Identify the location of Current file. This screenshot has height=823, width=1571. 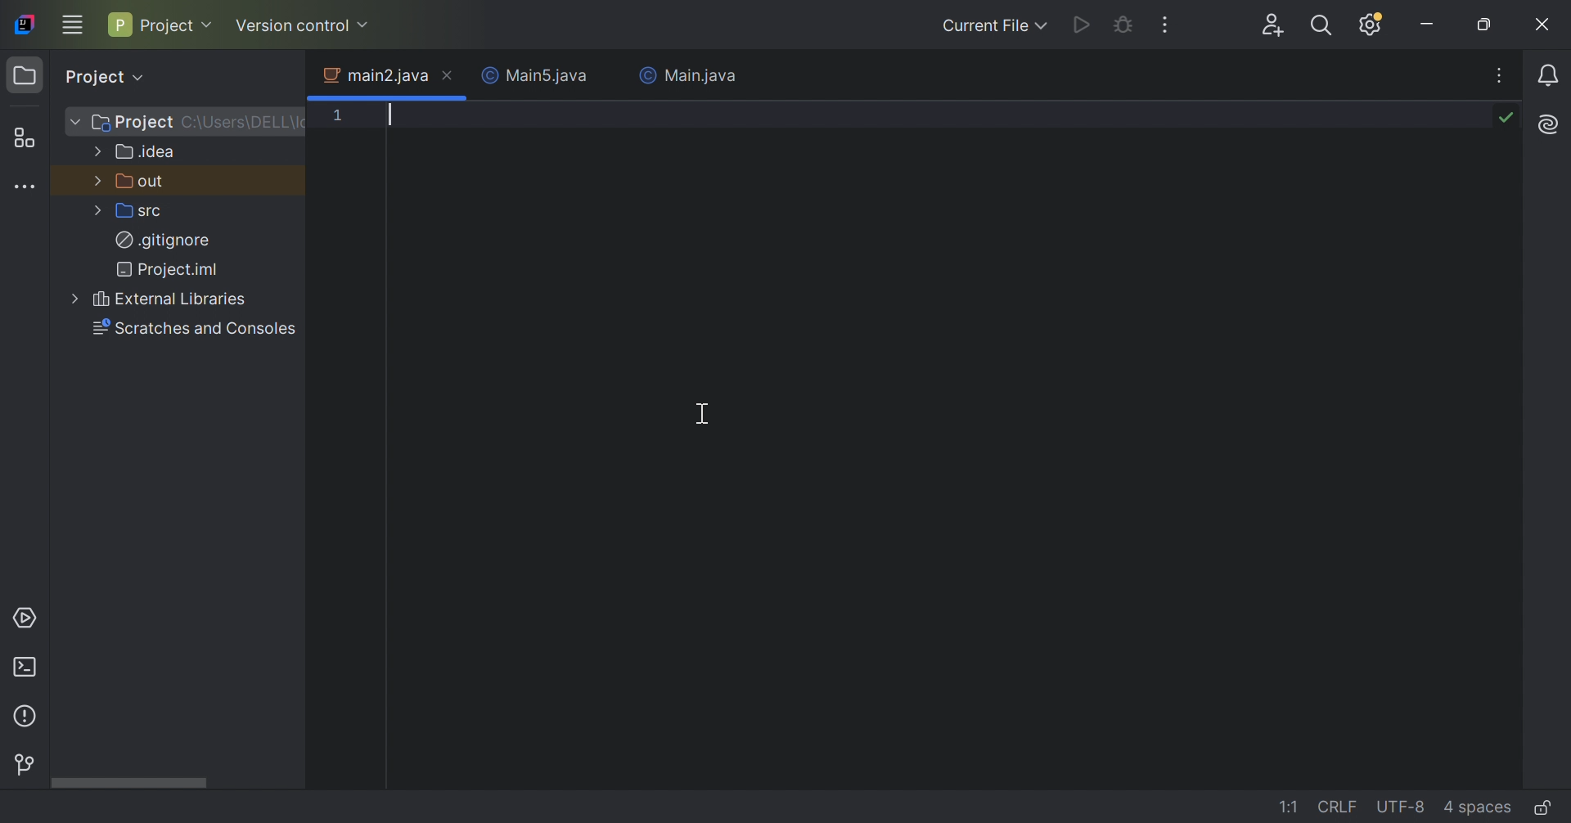
(989, 26).